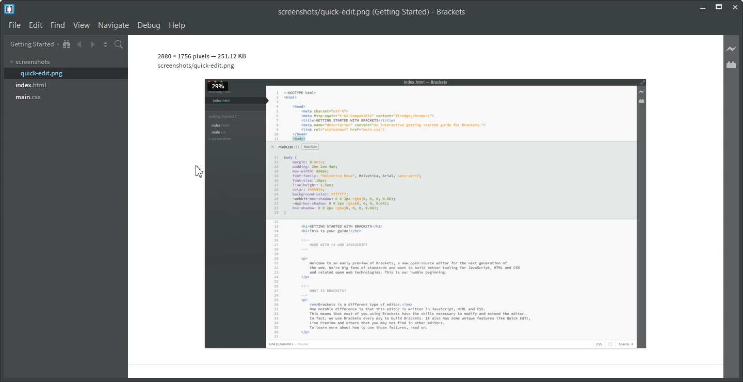 The height and width of the screenshot is (382, 743). I want to click on Live Preview, so click(732, 48).